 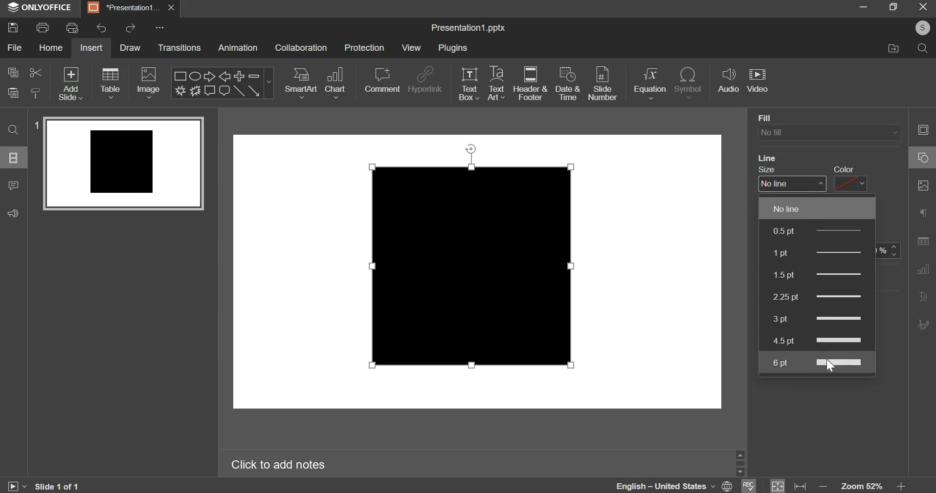 What do you see at coordinates (844, 166) in the screenshot?
I see `Color` at bounding box center [844, 166].